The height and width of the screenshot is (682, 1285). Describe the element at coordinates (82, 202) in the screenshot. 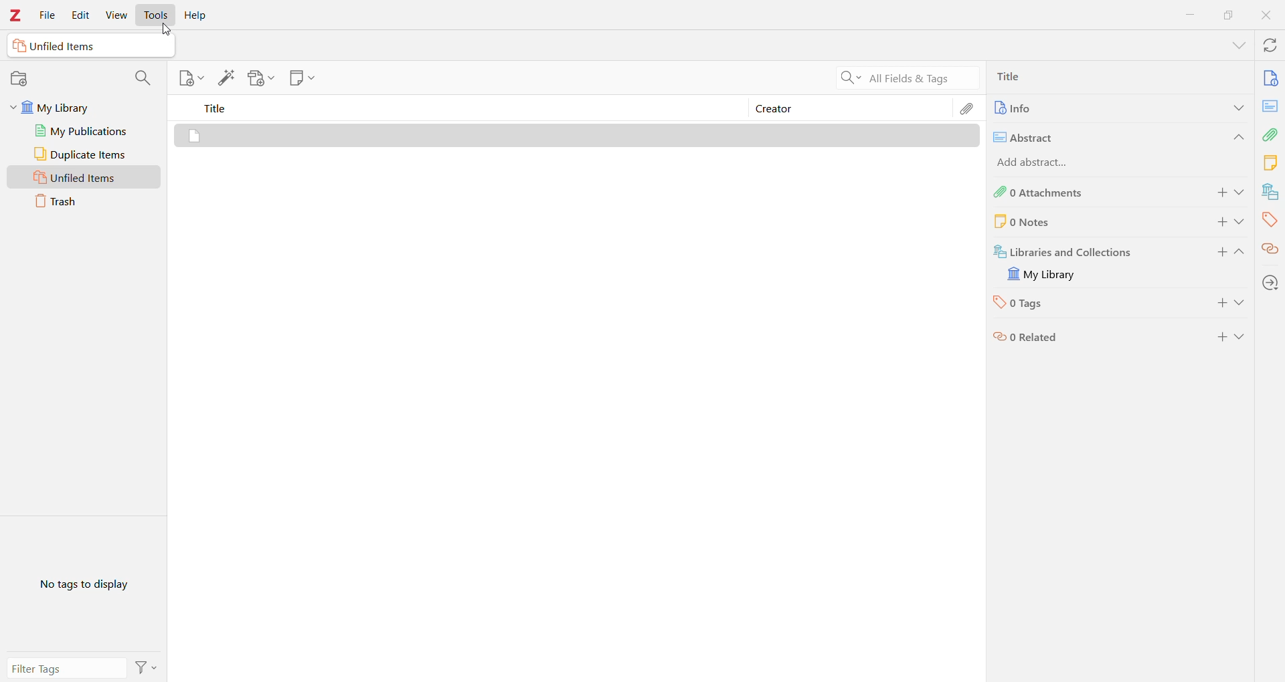

I see `Trash` at that location.